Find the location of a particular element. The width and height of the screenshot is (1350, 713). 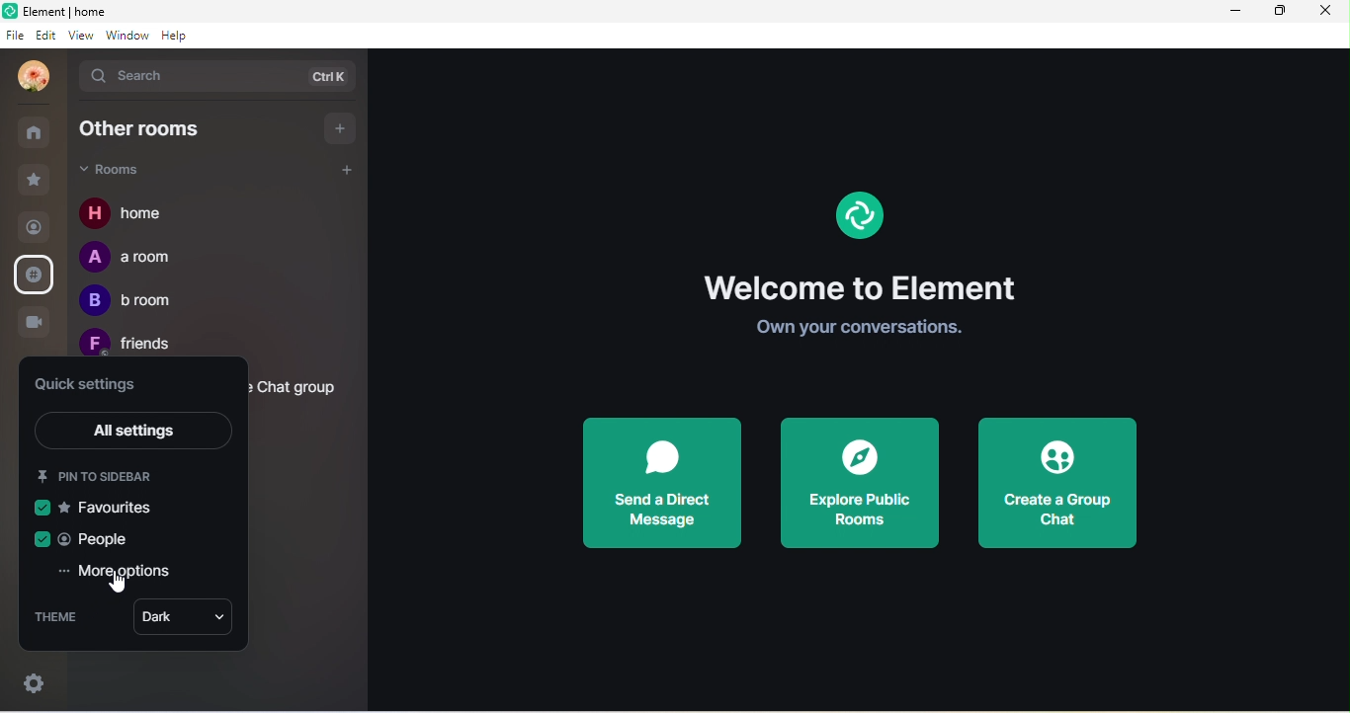

a room is located at coordinates (134, 257).